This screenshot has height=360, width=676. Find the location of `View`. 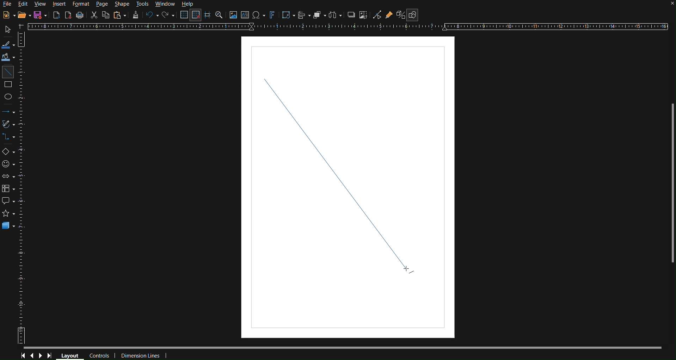

View is located at coordinates (41, 4).